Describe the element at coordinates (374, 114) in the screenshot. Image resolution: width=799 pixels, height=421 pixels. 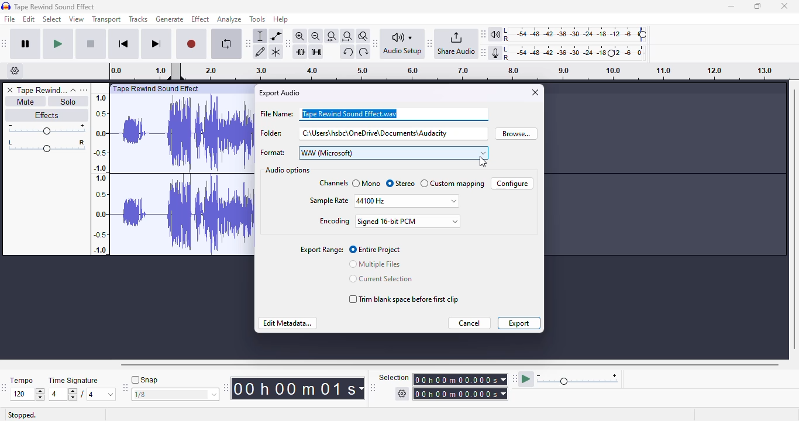
I see `file name` at that location.